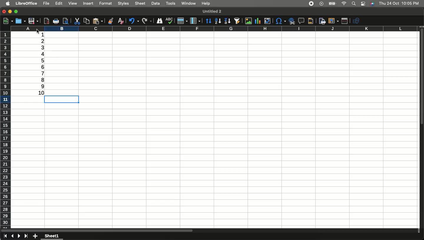  What do you see at coordinates (310, 21) in the screenshot?
I see `Headers and footers` at bounding box center [310, 21].